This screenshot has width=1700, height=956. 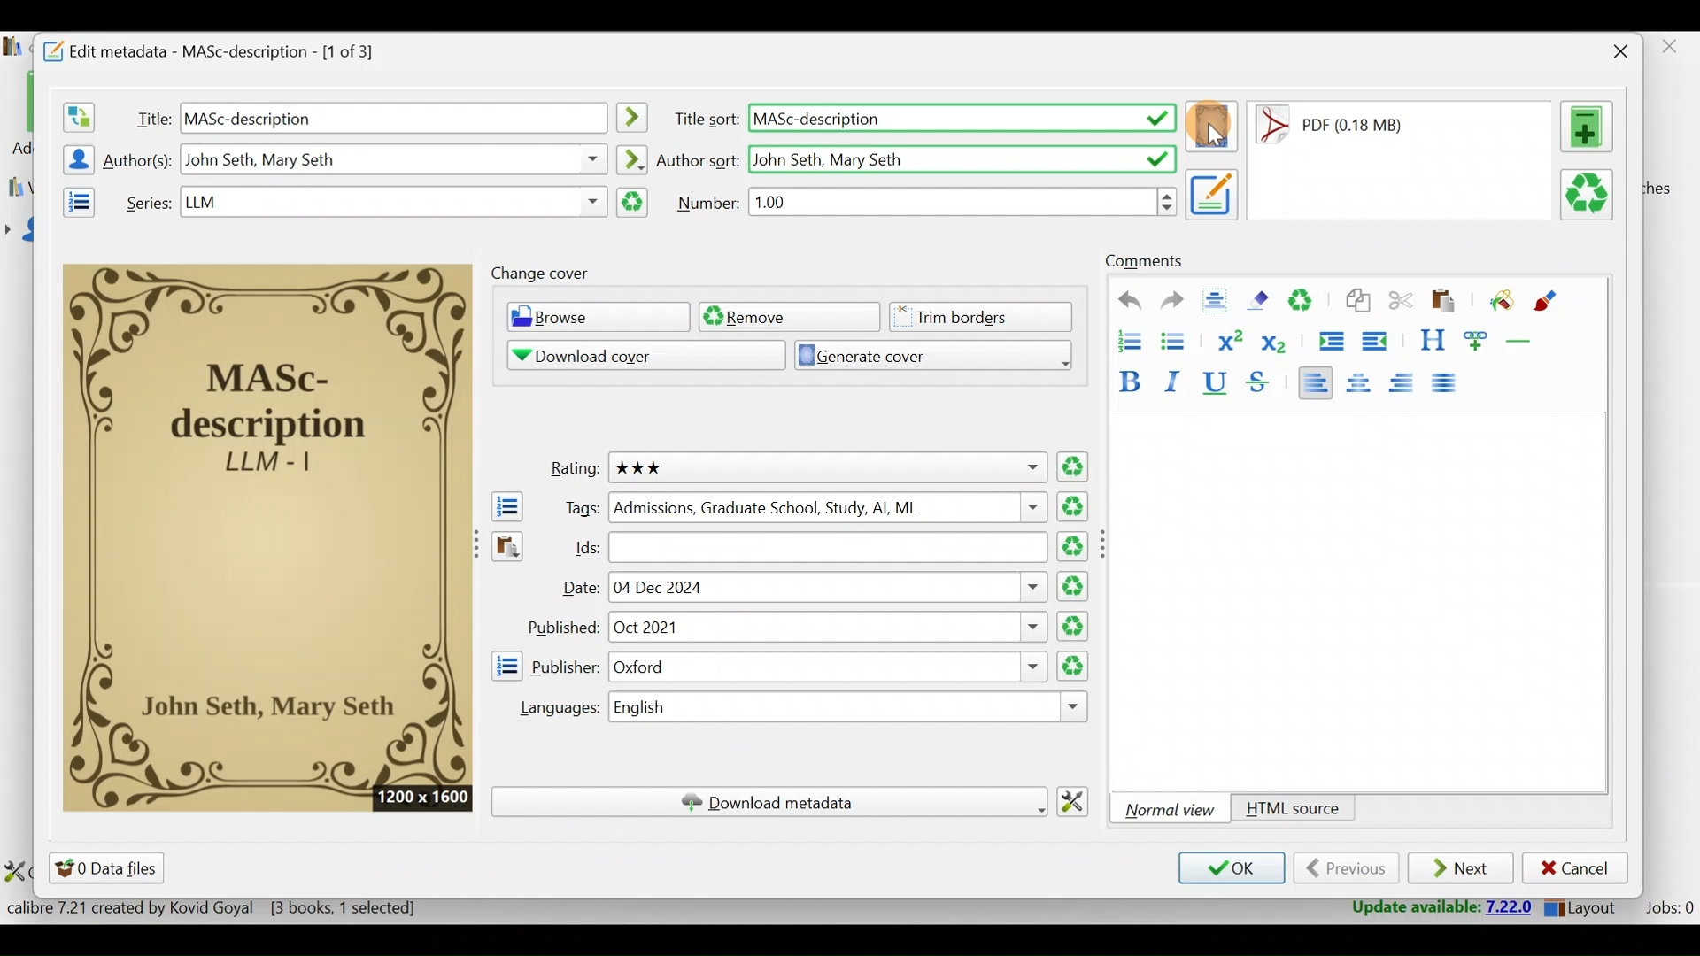 What do you see at coordinates (1525, 341) in the screenshot?
I see `Insert separator` at bounding box center [1525, 341].